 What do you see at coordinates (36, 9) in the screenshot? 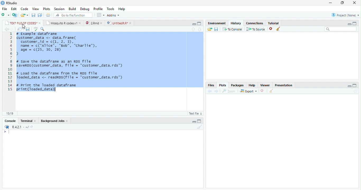
I see `View` at bounding box center [36, 9].